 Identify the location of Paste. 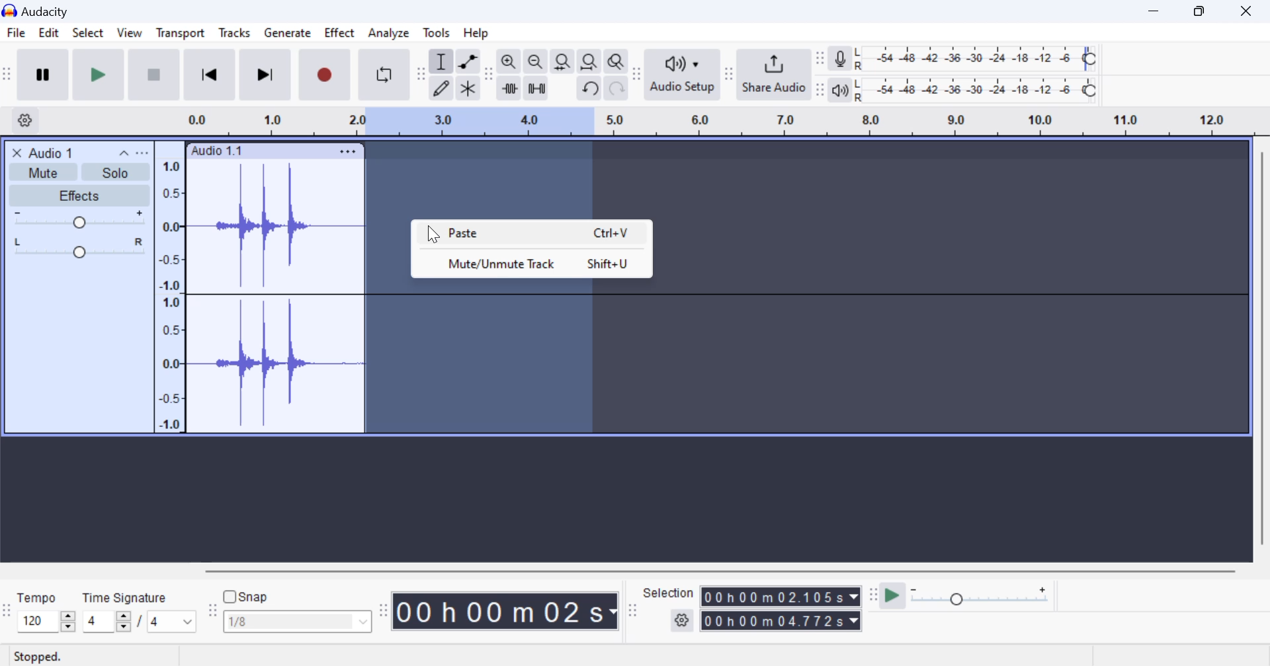
(532, 234).